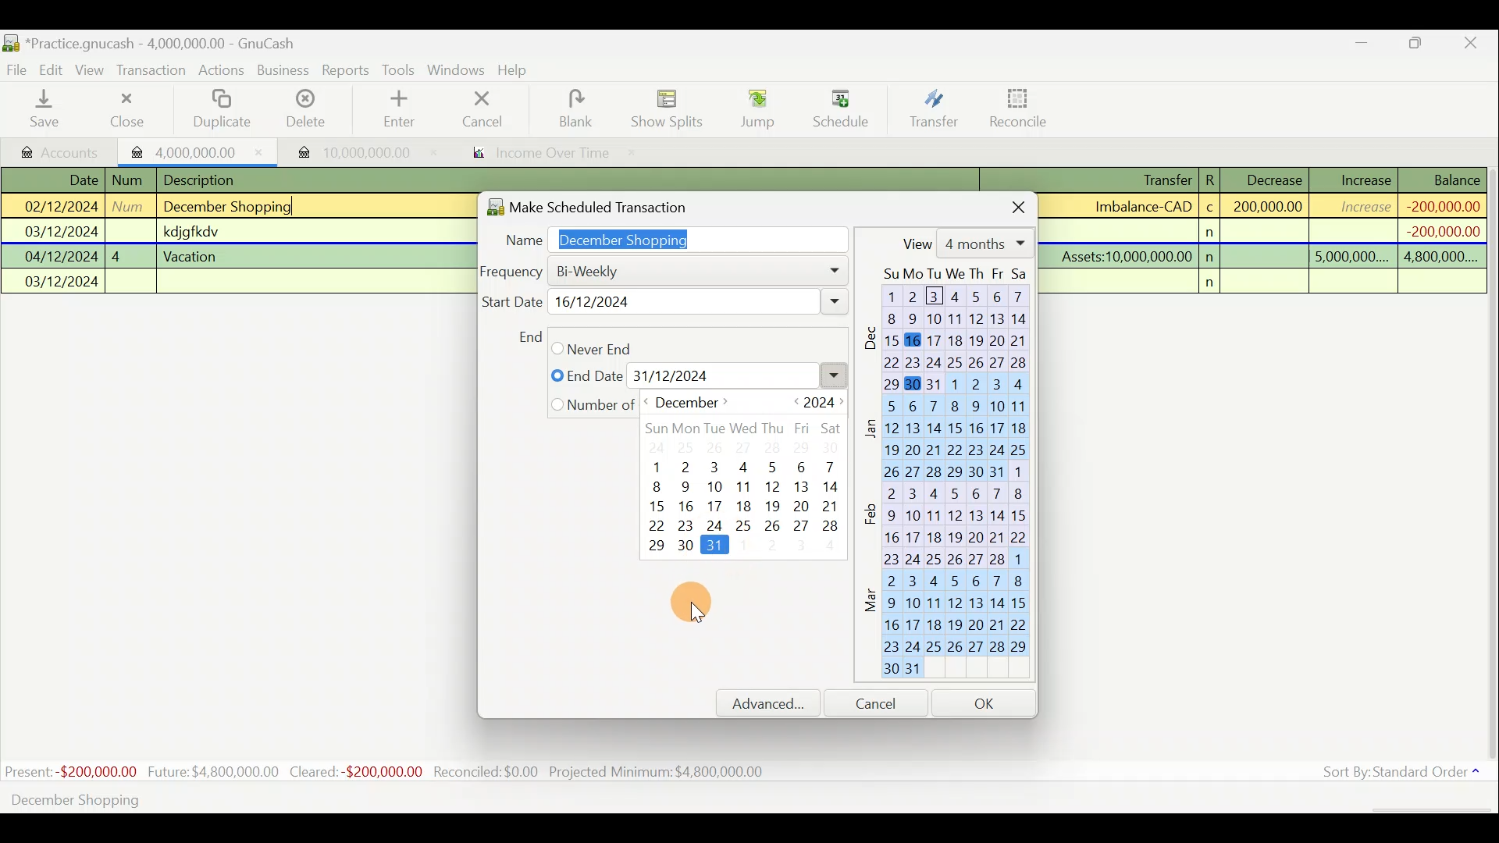 This screenshot has width=1499, height=843. What do you see at coordinates (401, 70) in the screenshot?
I see `Tools` at bounding box center [401, 70].